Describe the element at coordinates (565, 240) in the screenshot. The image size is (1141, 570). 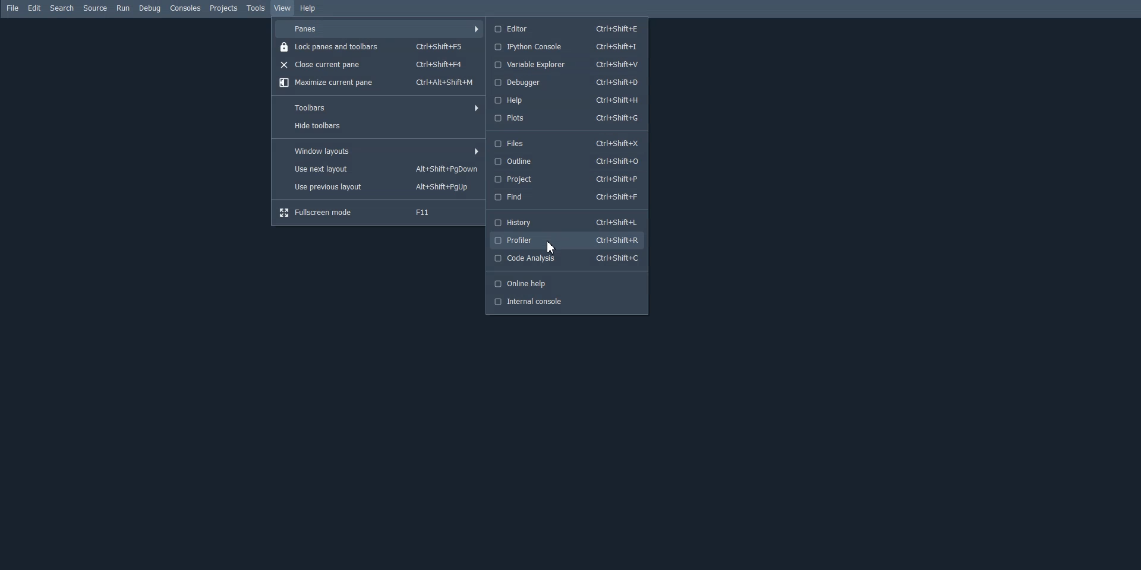
I see `Profiler` at that location.